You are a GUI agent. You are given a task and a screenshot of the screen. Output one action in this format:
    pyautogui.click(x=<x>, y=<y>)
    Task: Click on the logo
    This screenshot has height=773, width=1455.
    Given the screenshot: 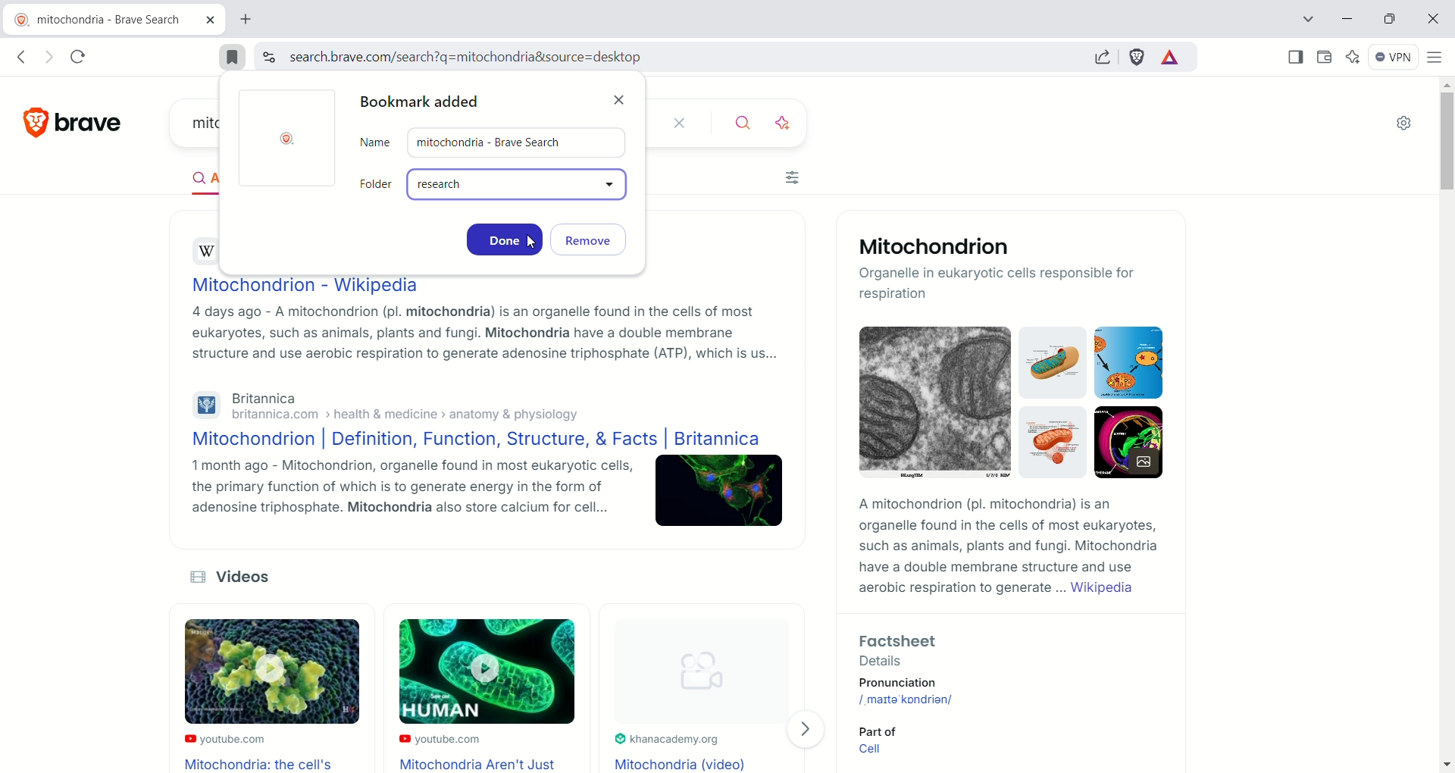 What is the action you would take?
    pyautogui.click(x=28, y=123)
    